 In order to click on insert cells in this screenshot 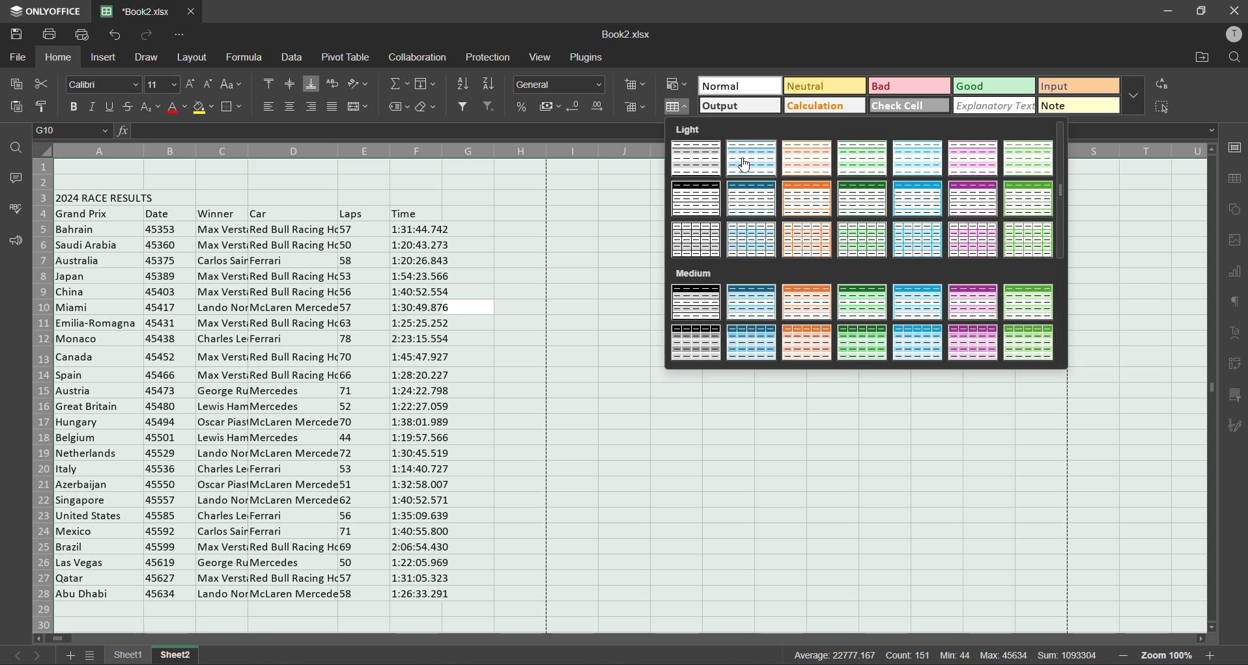, I will do `click(634, 85)`.